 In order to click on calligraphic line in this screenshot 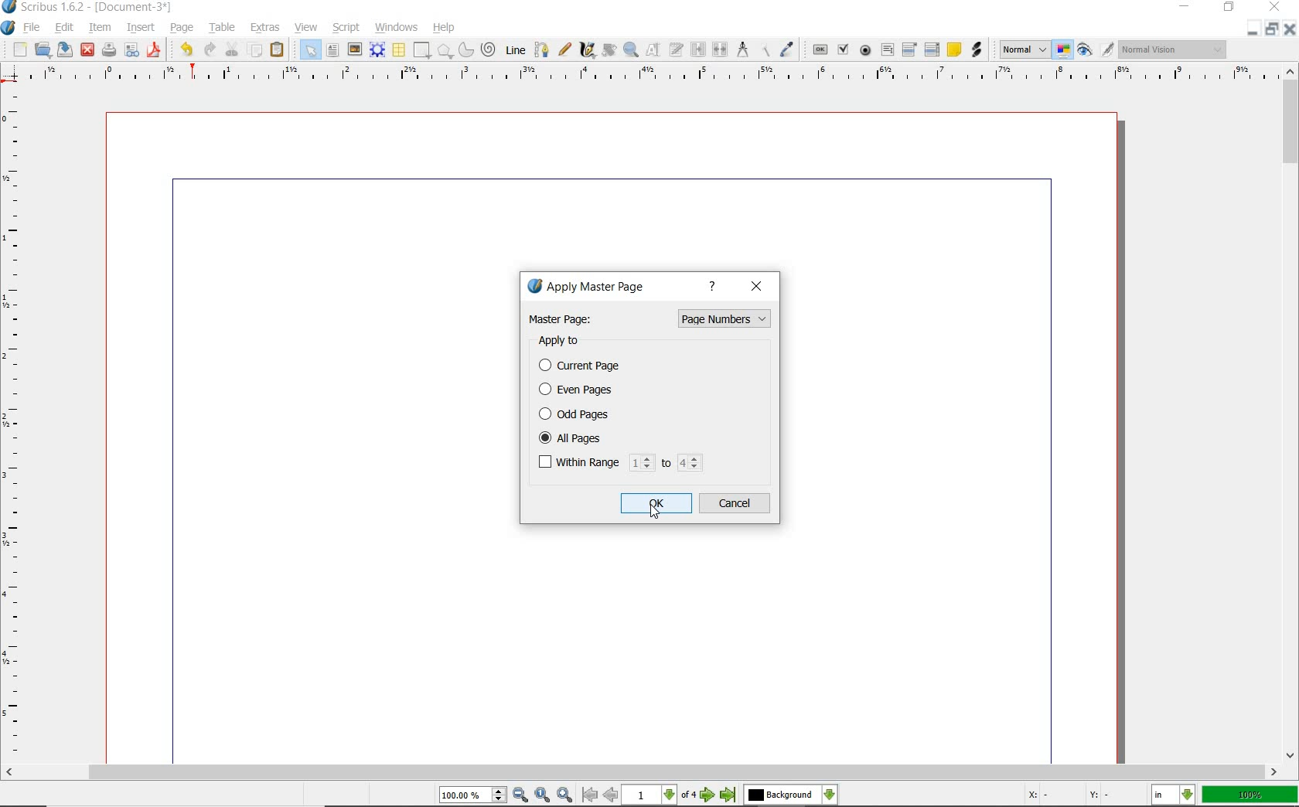, I will do `click(588, 51)`.